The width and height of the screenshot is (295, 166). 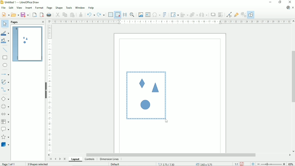 I want to click on Zoom out/in, so click(x=271, y=164).